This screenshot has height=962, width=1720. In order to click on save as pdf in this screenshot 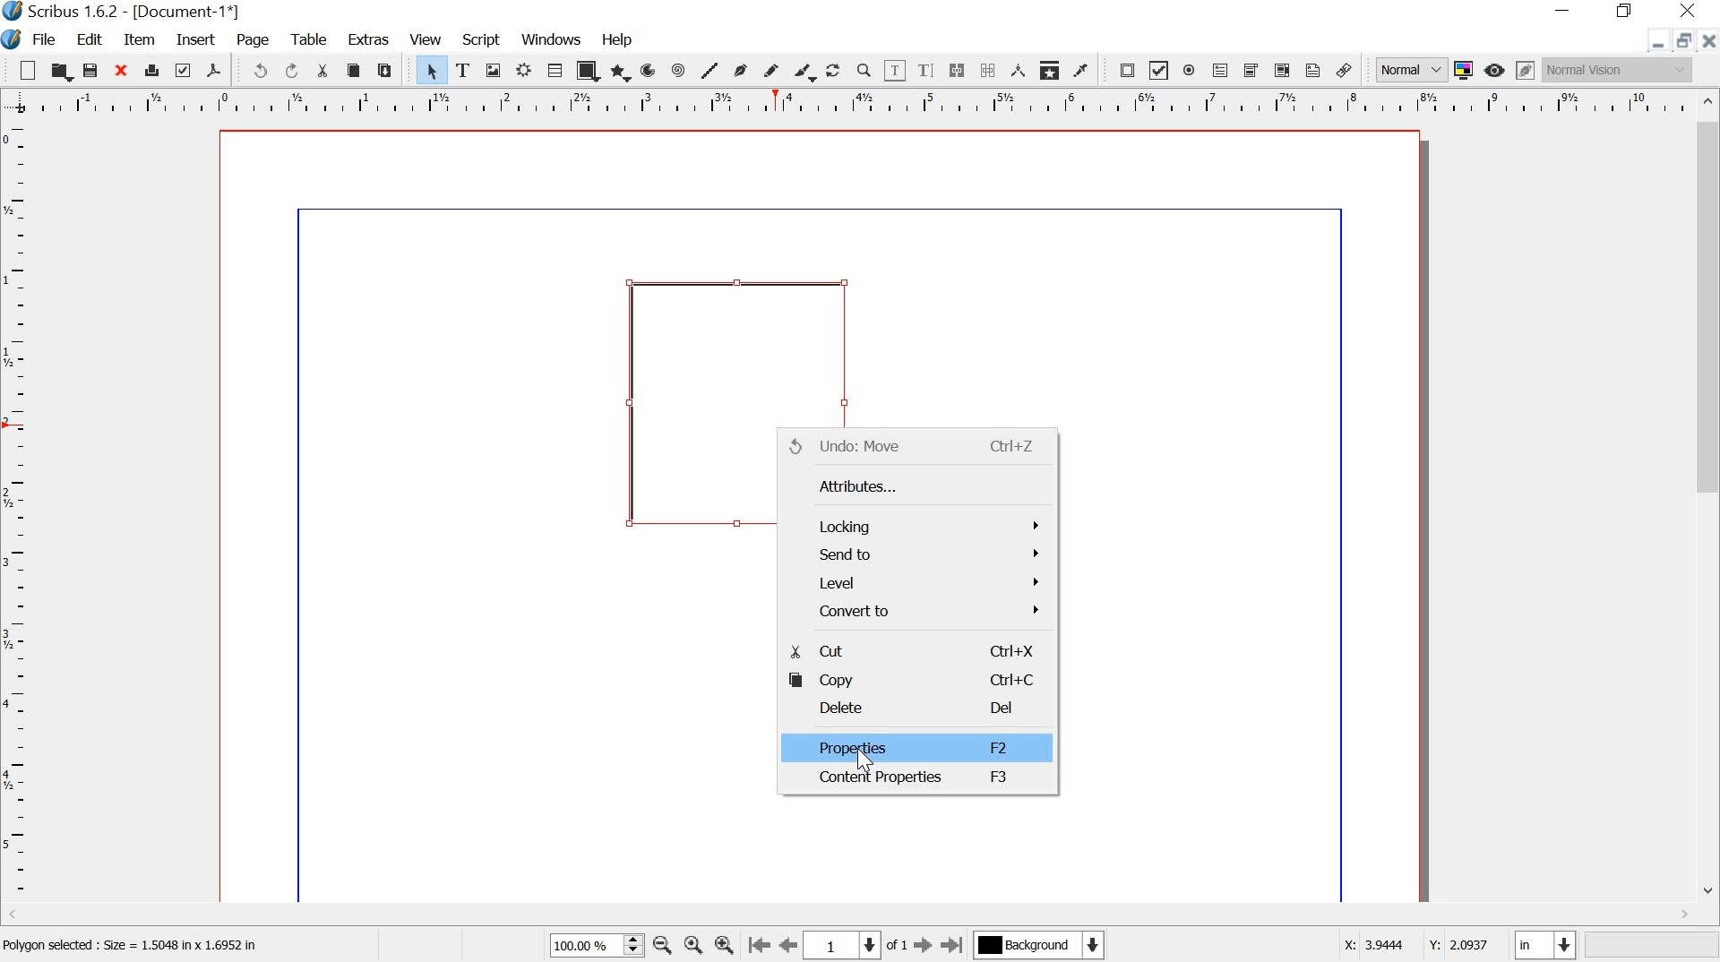, I will do `click(217, 71)`.